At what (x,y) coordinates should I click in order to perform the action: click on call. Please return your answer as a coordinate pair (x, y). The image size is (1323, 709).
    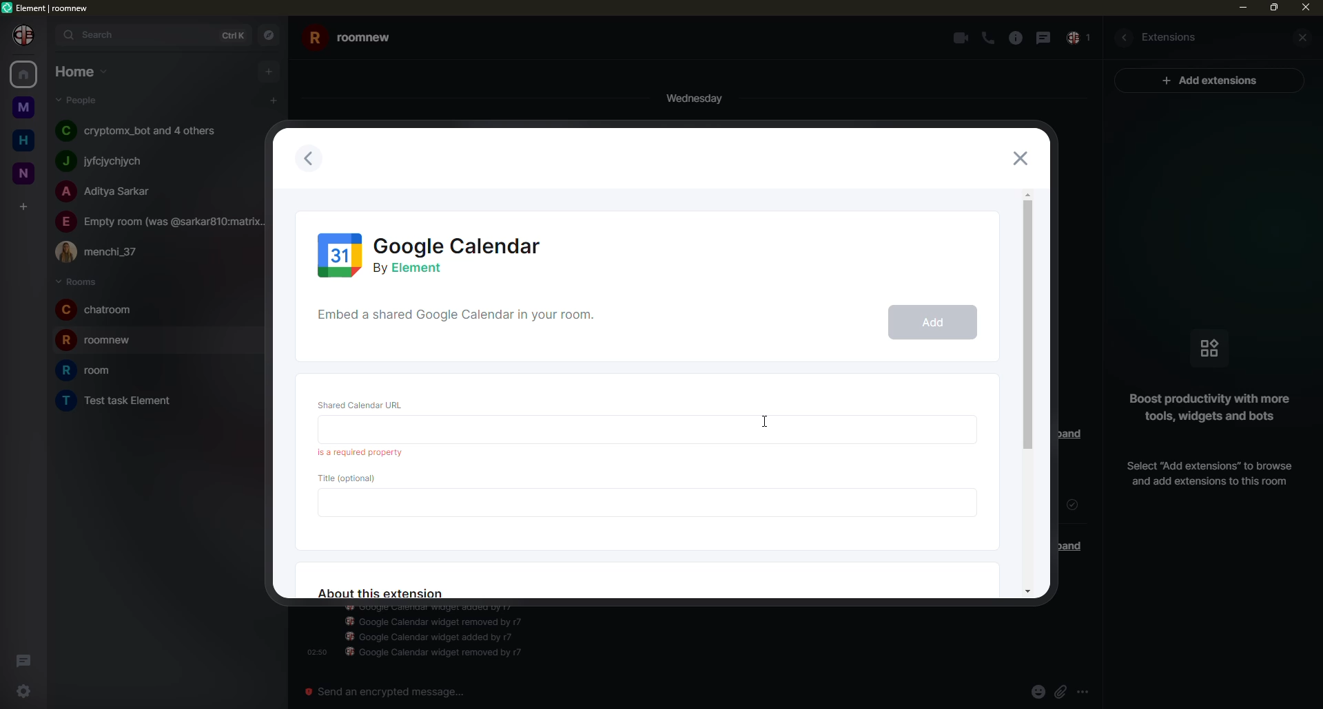
    Looking at the image, I should click on (989, 39).